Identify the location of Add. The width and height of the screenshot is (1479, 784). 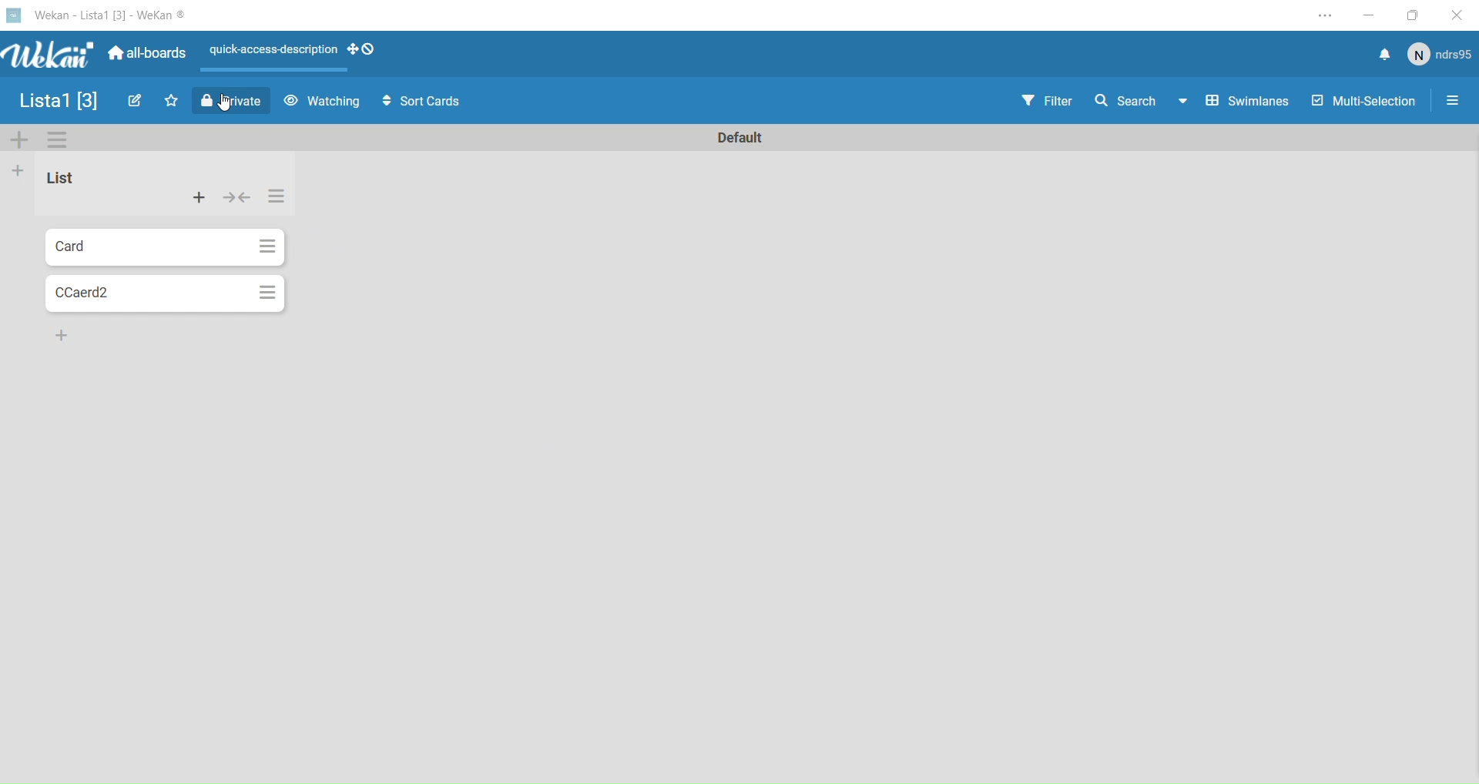
(18, 172).